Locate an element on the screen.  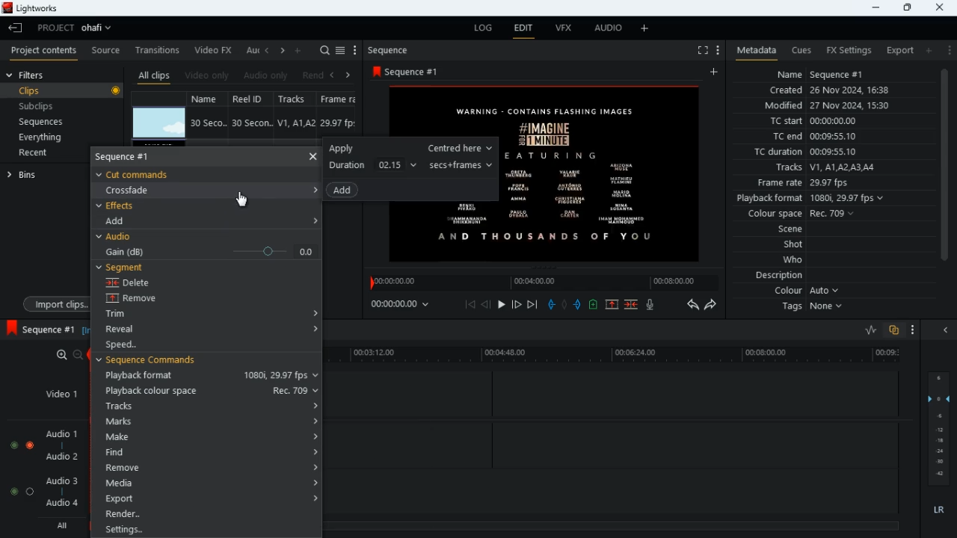
shot is located at coordinates (795, 246).